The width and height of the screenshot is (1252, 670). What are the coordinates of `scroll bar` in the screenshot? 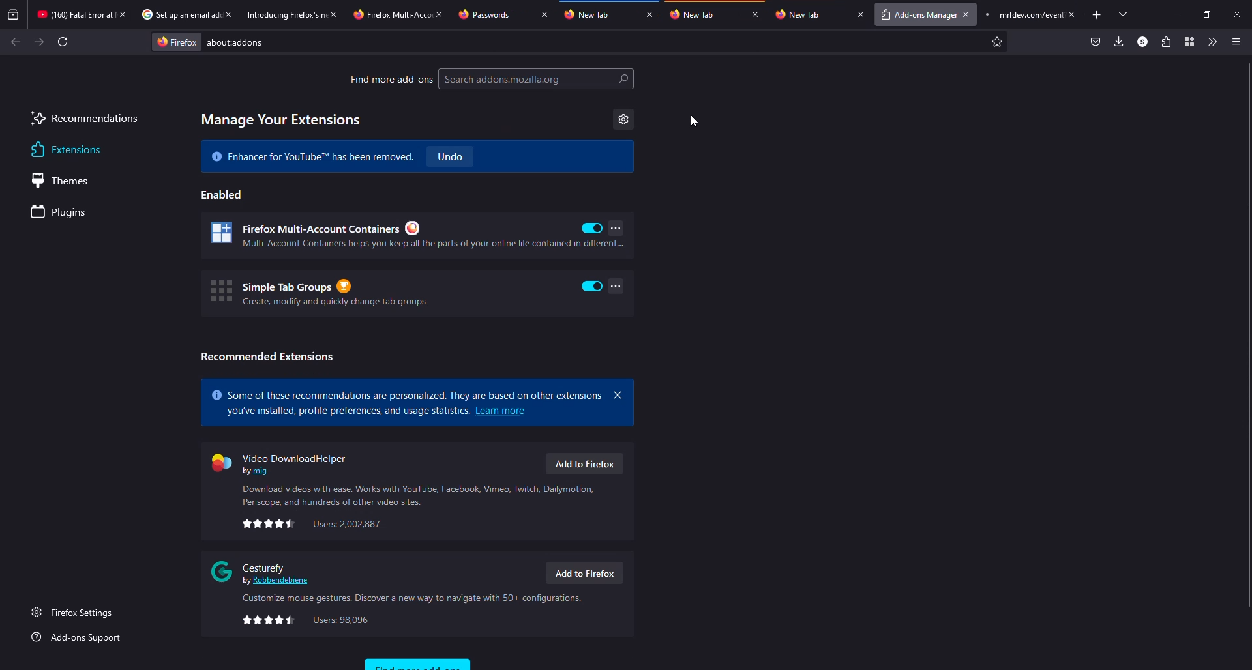 It's located at (1250, 326).